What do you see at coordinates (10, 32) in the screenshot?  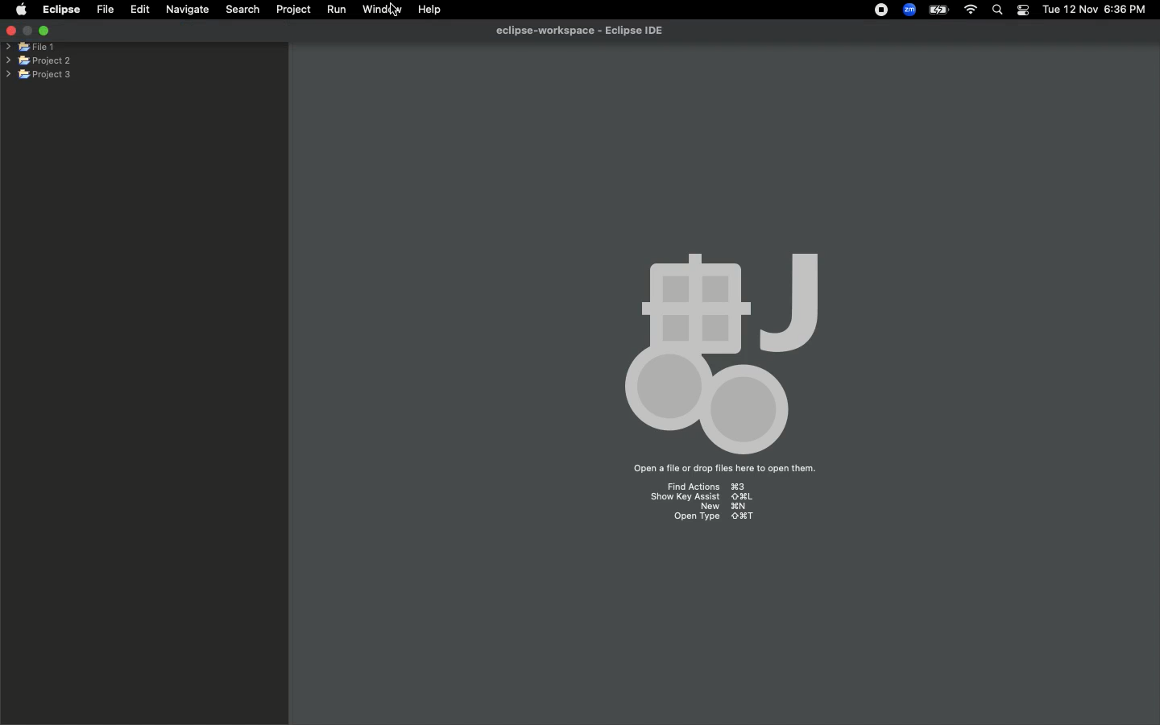 I see `Close` at bounding box center [10, 32].